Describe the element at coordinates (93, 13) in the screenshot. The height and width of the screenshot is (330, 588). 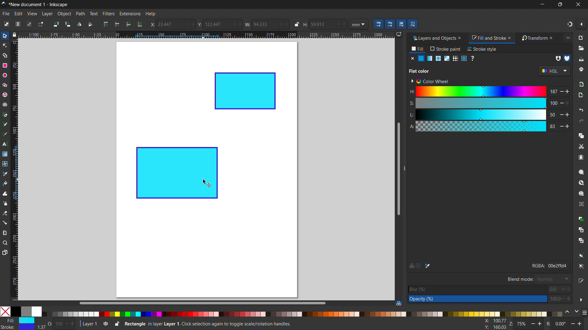
I see `text` at that location.